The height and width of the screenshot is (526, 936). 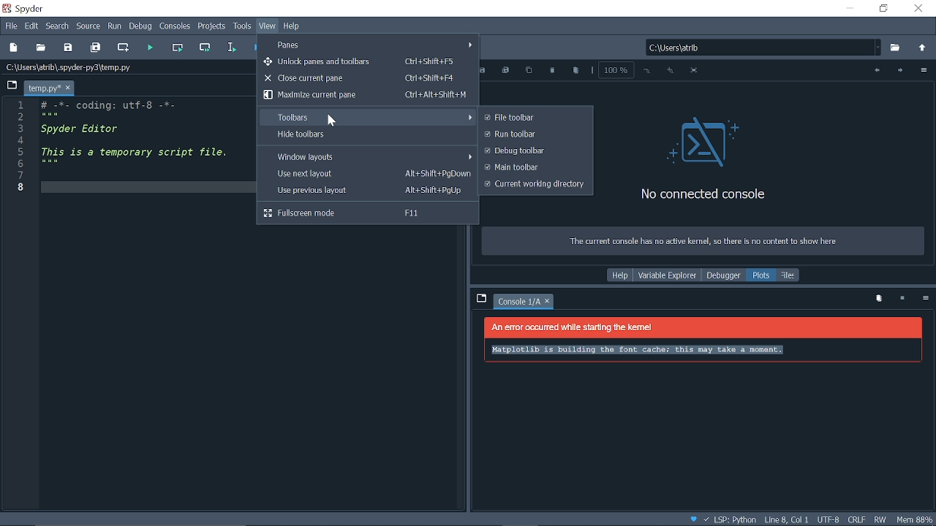 What do you see at coordinates (879, 47) in the screenshot?
I see `Locations options` at bounding box center [879, 47].